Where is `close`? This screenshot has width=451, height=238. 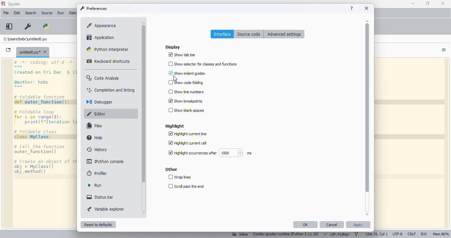 close is located at coordinates (443, 3).